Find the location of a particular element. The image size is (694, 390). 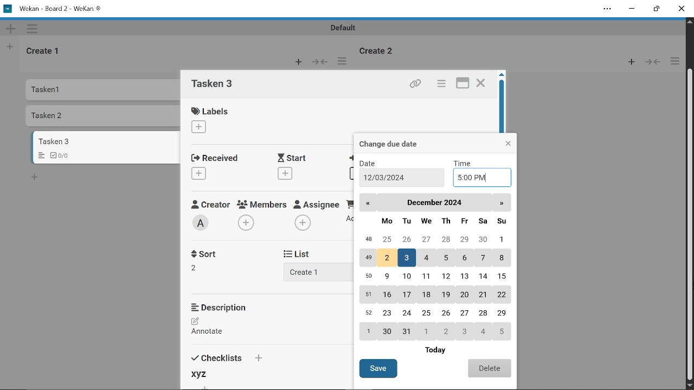

List is located at coordinates (304, 253).